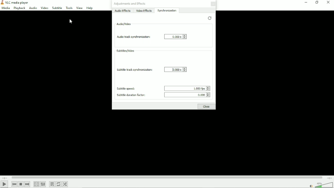  I want to click on Close, so click(206, 107).